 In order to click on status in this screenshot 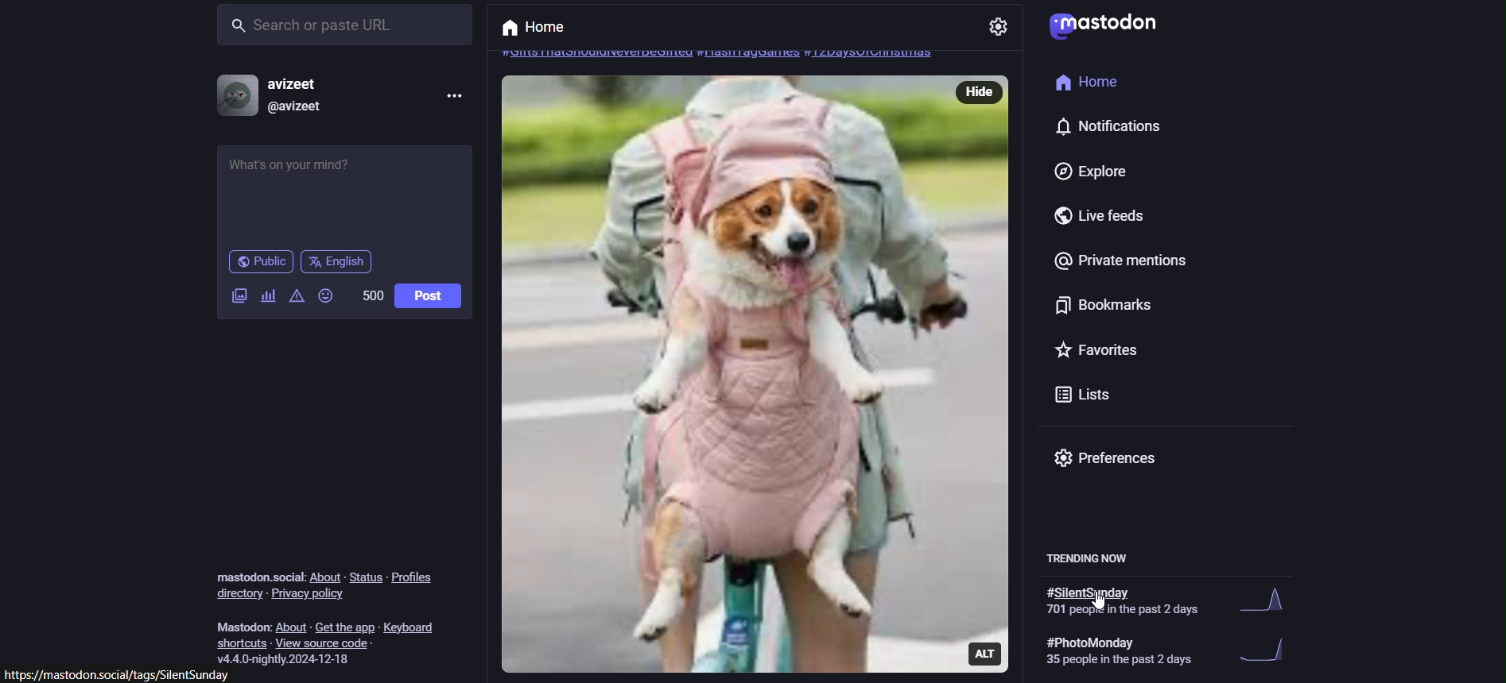, I will do `click(363, 572)`.